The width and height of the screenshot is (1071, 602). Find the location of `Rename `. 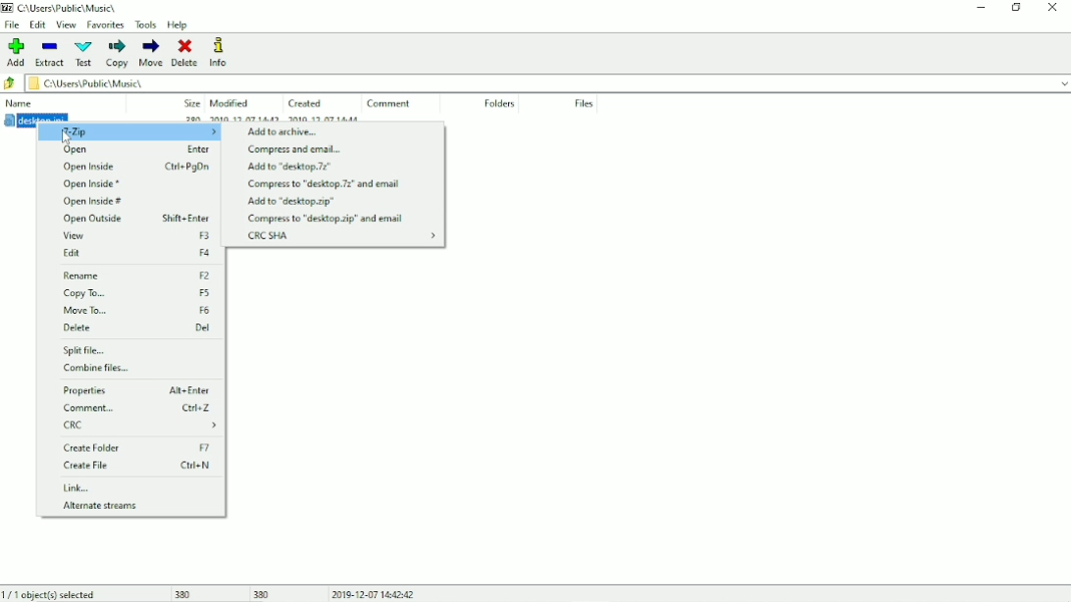

Rename  is located at coordinates (138, 276).